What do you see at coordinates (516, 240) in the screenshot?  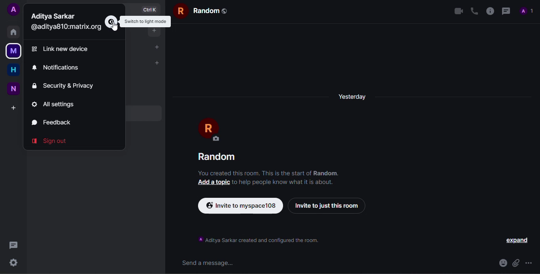 I see `expand` at bounding box center [516, 240].